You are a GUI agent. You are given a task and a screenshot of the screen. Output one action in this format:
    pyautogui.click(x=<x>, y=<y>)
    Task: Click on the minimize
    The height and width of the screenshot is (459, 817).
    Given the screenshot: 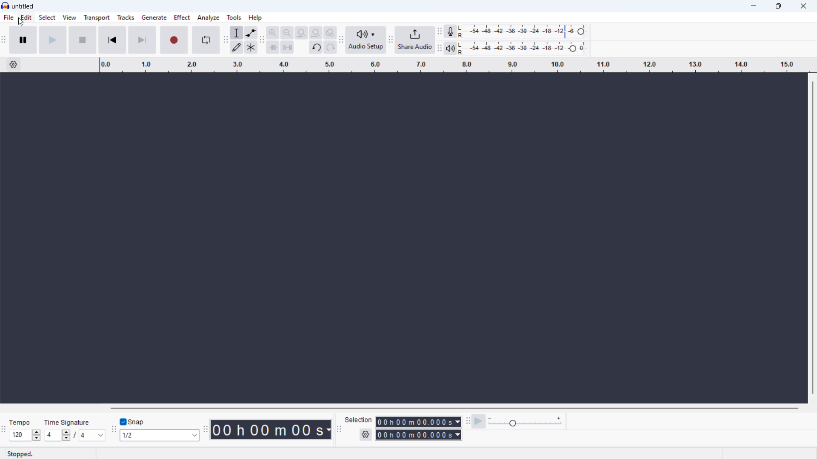 What is the action you would take?
    pyautogui.click(x=754, y=6)
    